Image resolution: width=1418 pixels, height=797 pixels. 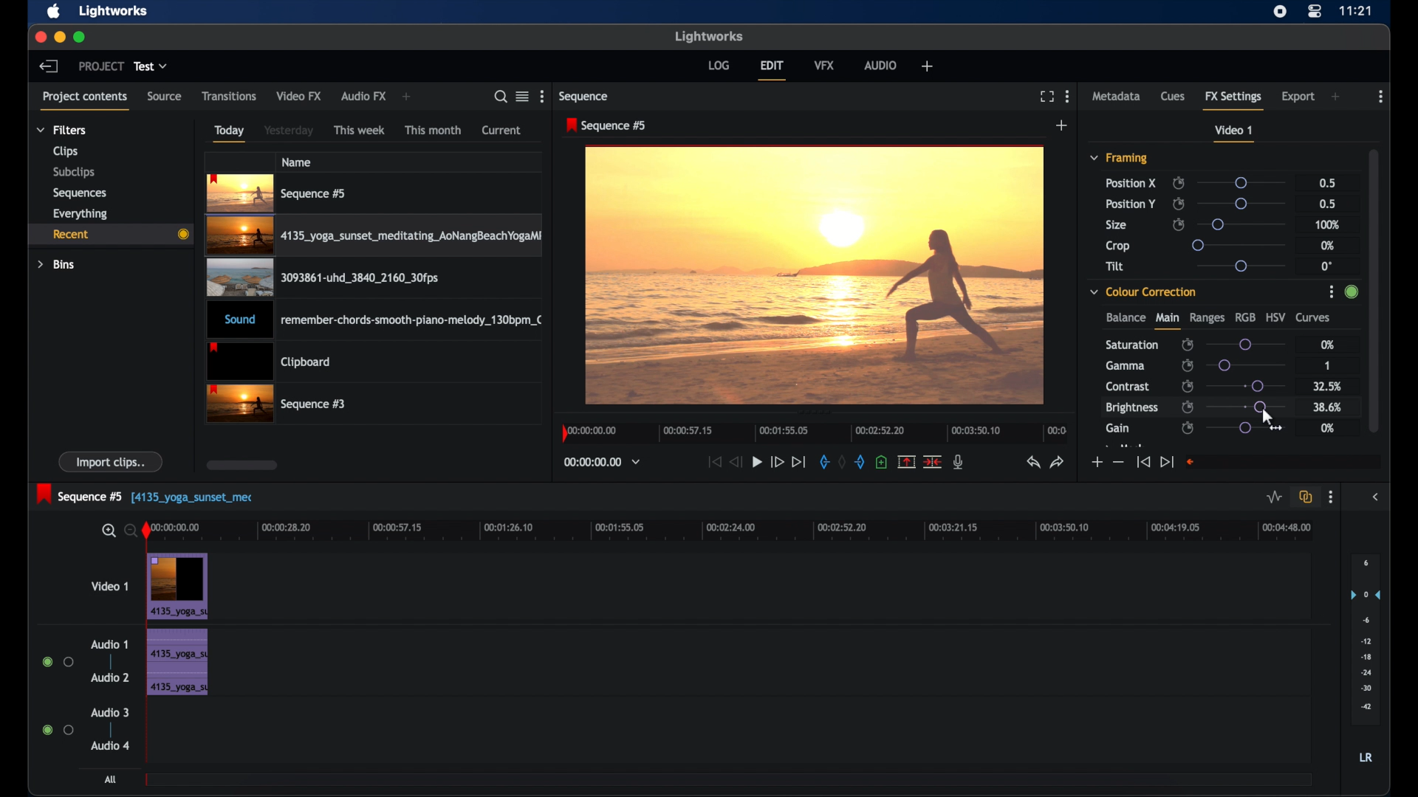 I want to click on all, so click(x=112, y=779).